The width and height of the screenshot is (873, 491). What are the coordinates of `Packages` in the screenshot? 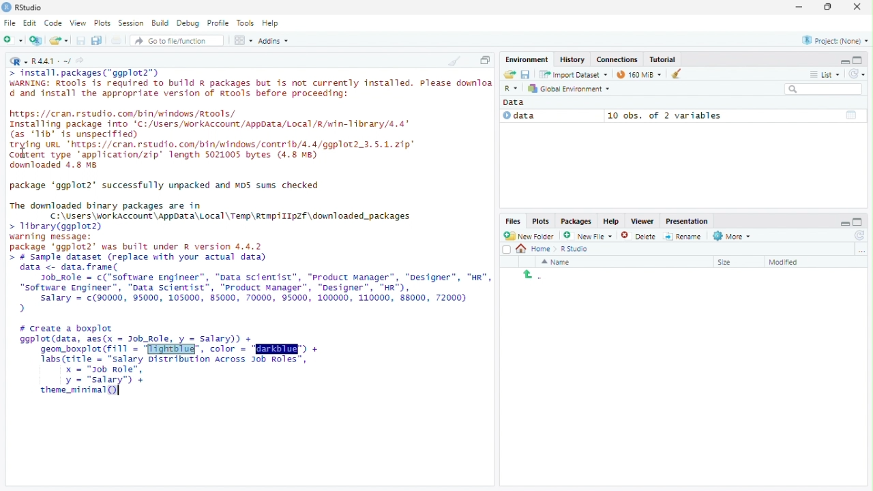 It's located at (576, 221).